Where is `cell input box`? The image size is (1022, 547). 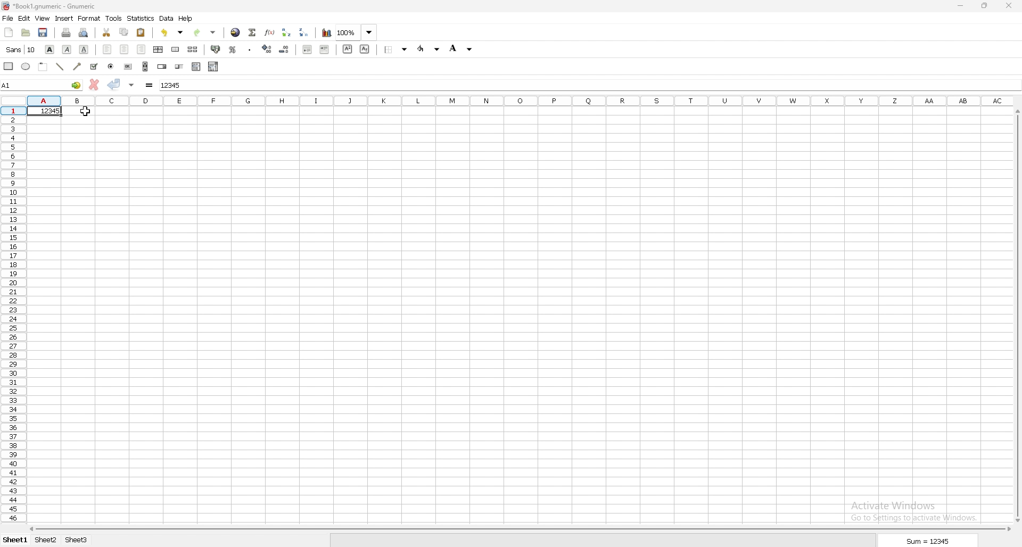
cell input box is located at coordinates (587, 85).